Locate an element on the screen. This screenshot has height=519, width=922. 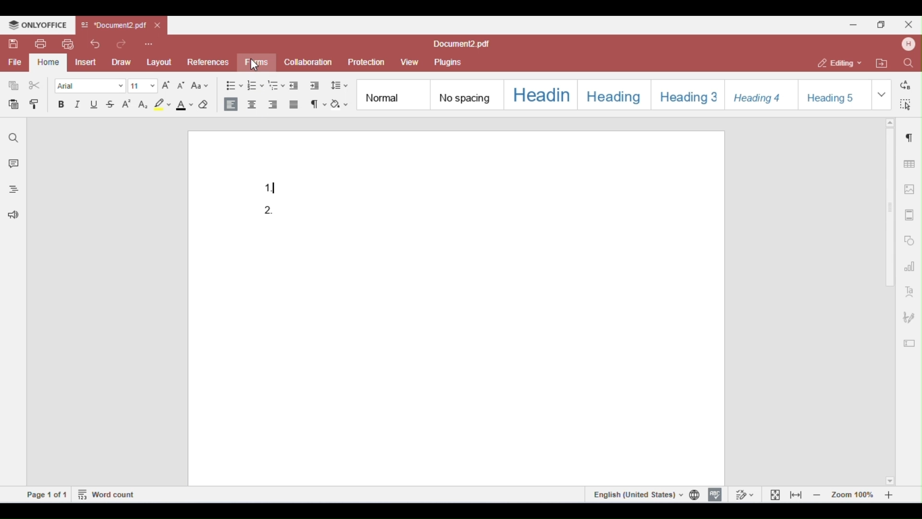
heading is located at coordinates (539, 93).